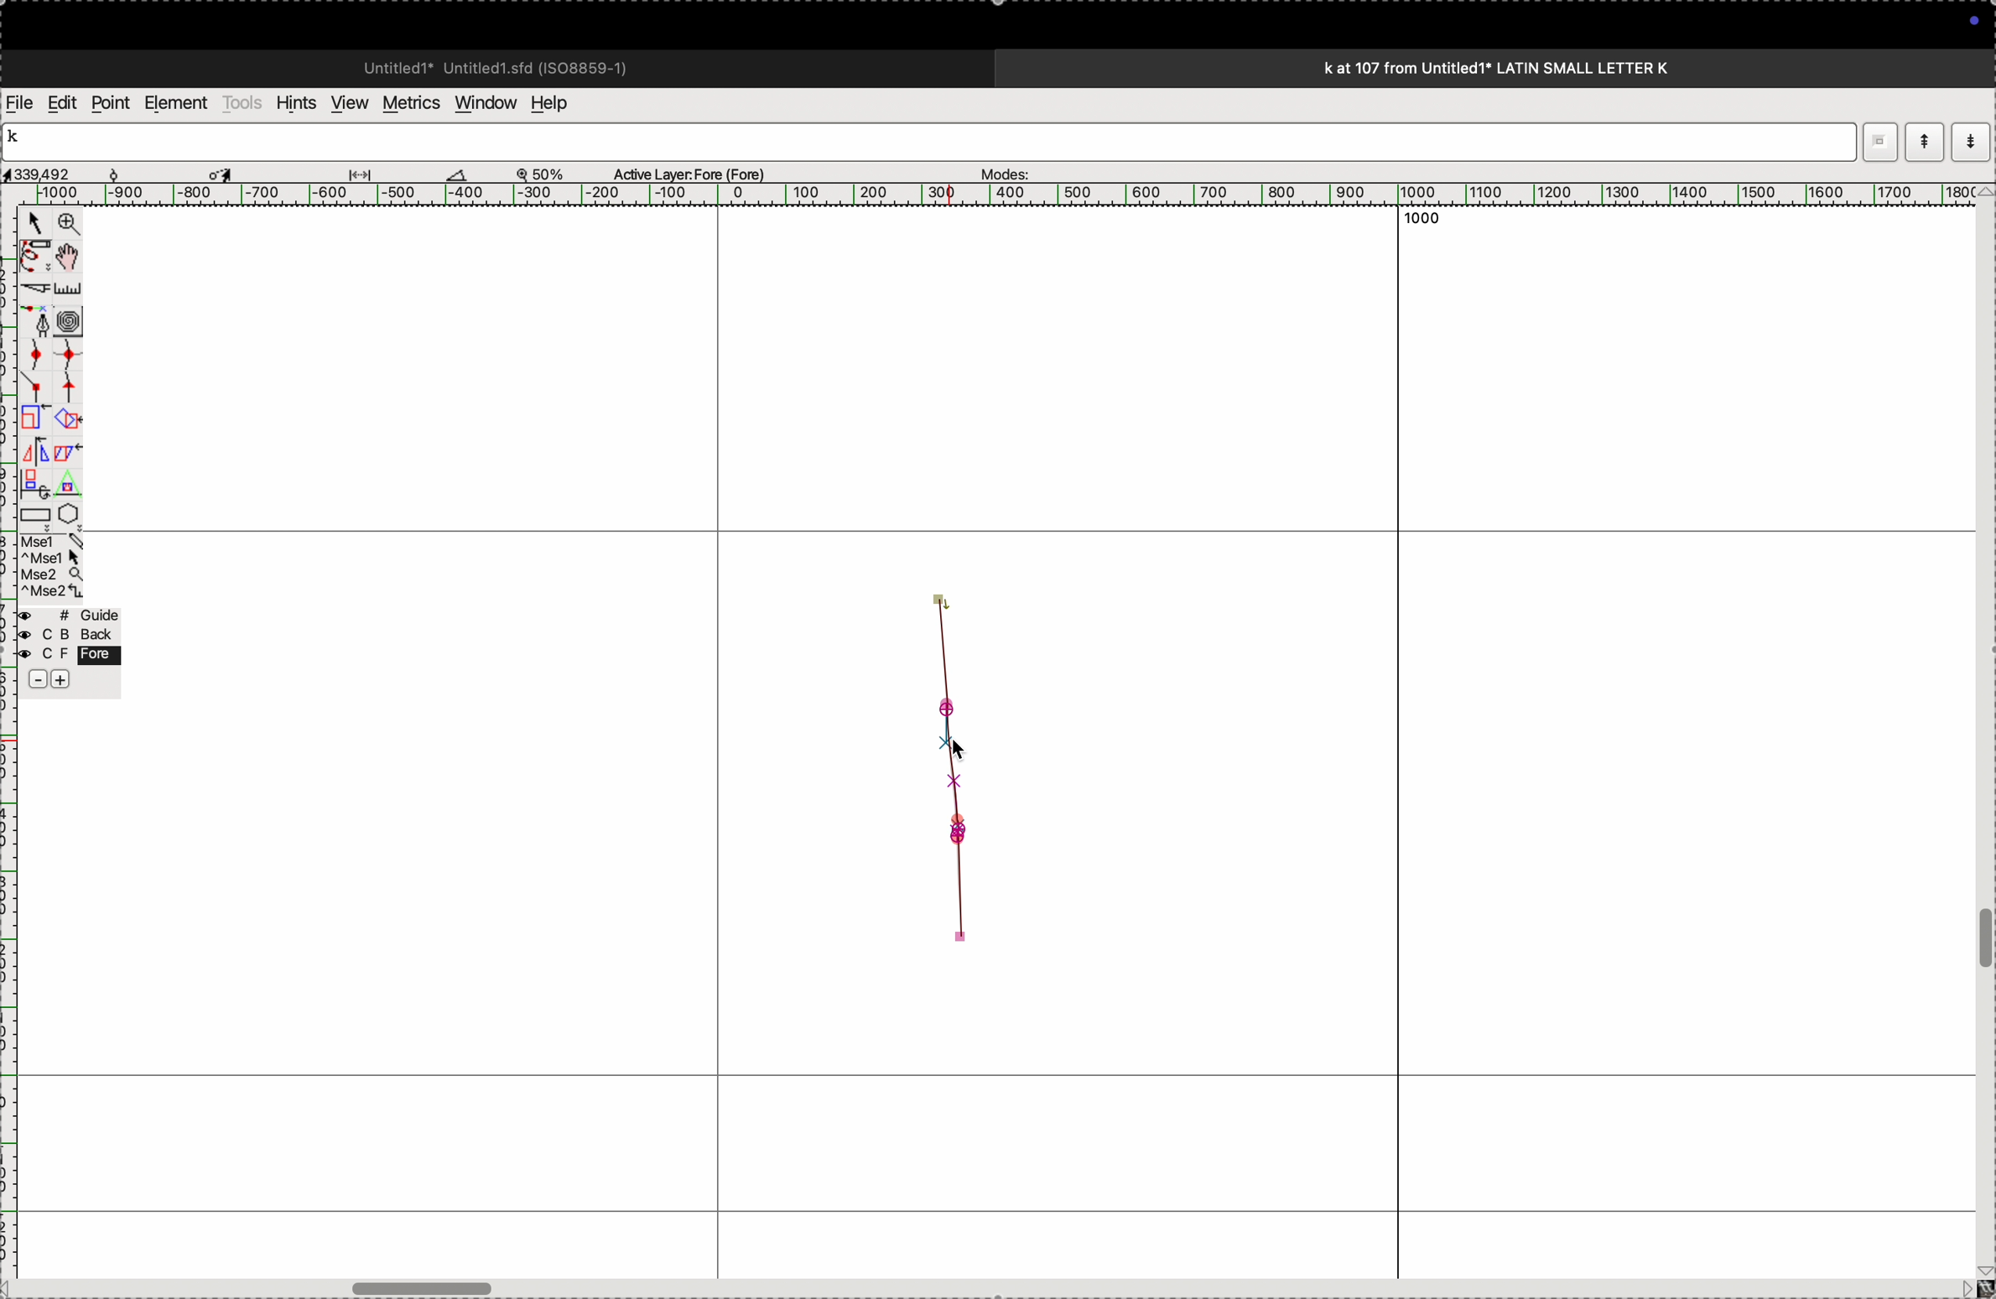 The width and height of the screenshot is (1996, 1299). Describe the element at coordinates (34, 465) in the screenshot. I see `mirror` at that location.